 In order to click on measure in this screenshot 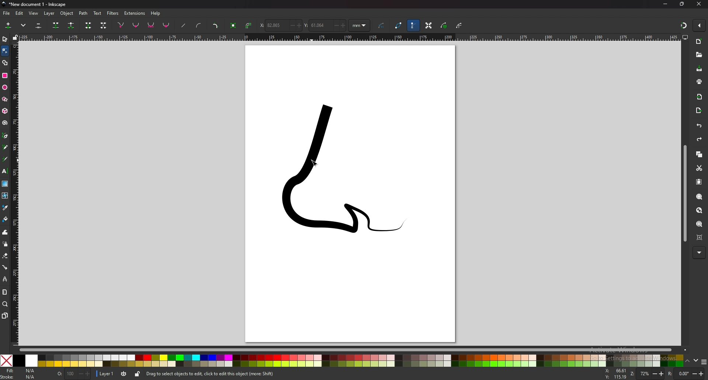, I will do `click(5, 292)`.